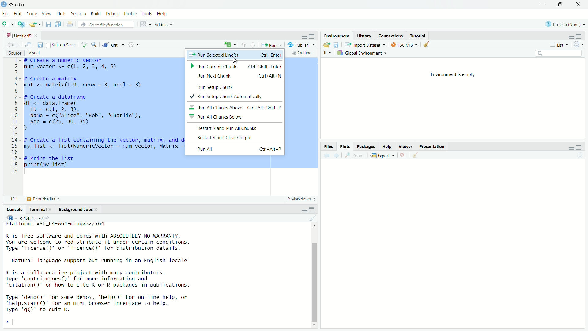 The height and width of the screenshot is (331, 588). What do you see at coordinates (255, 44) in the screenshot?
I see `downward` at bounding box center [255, 44].